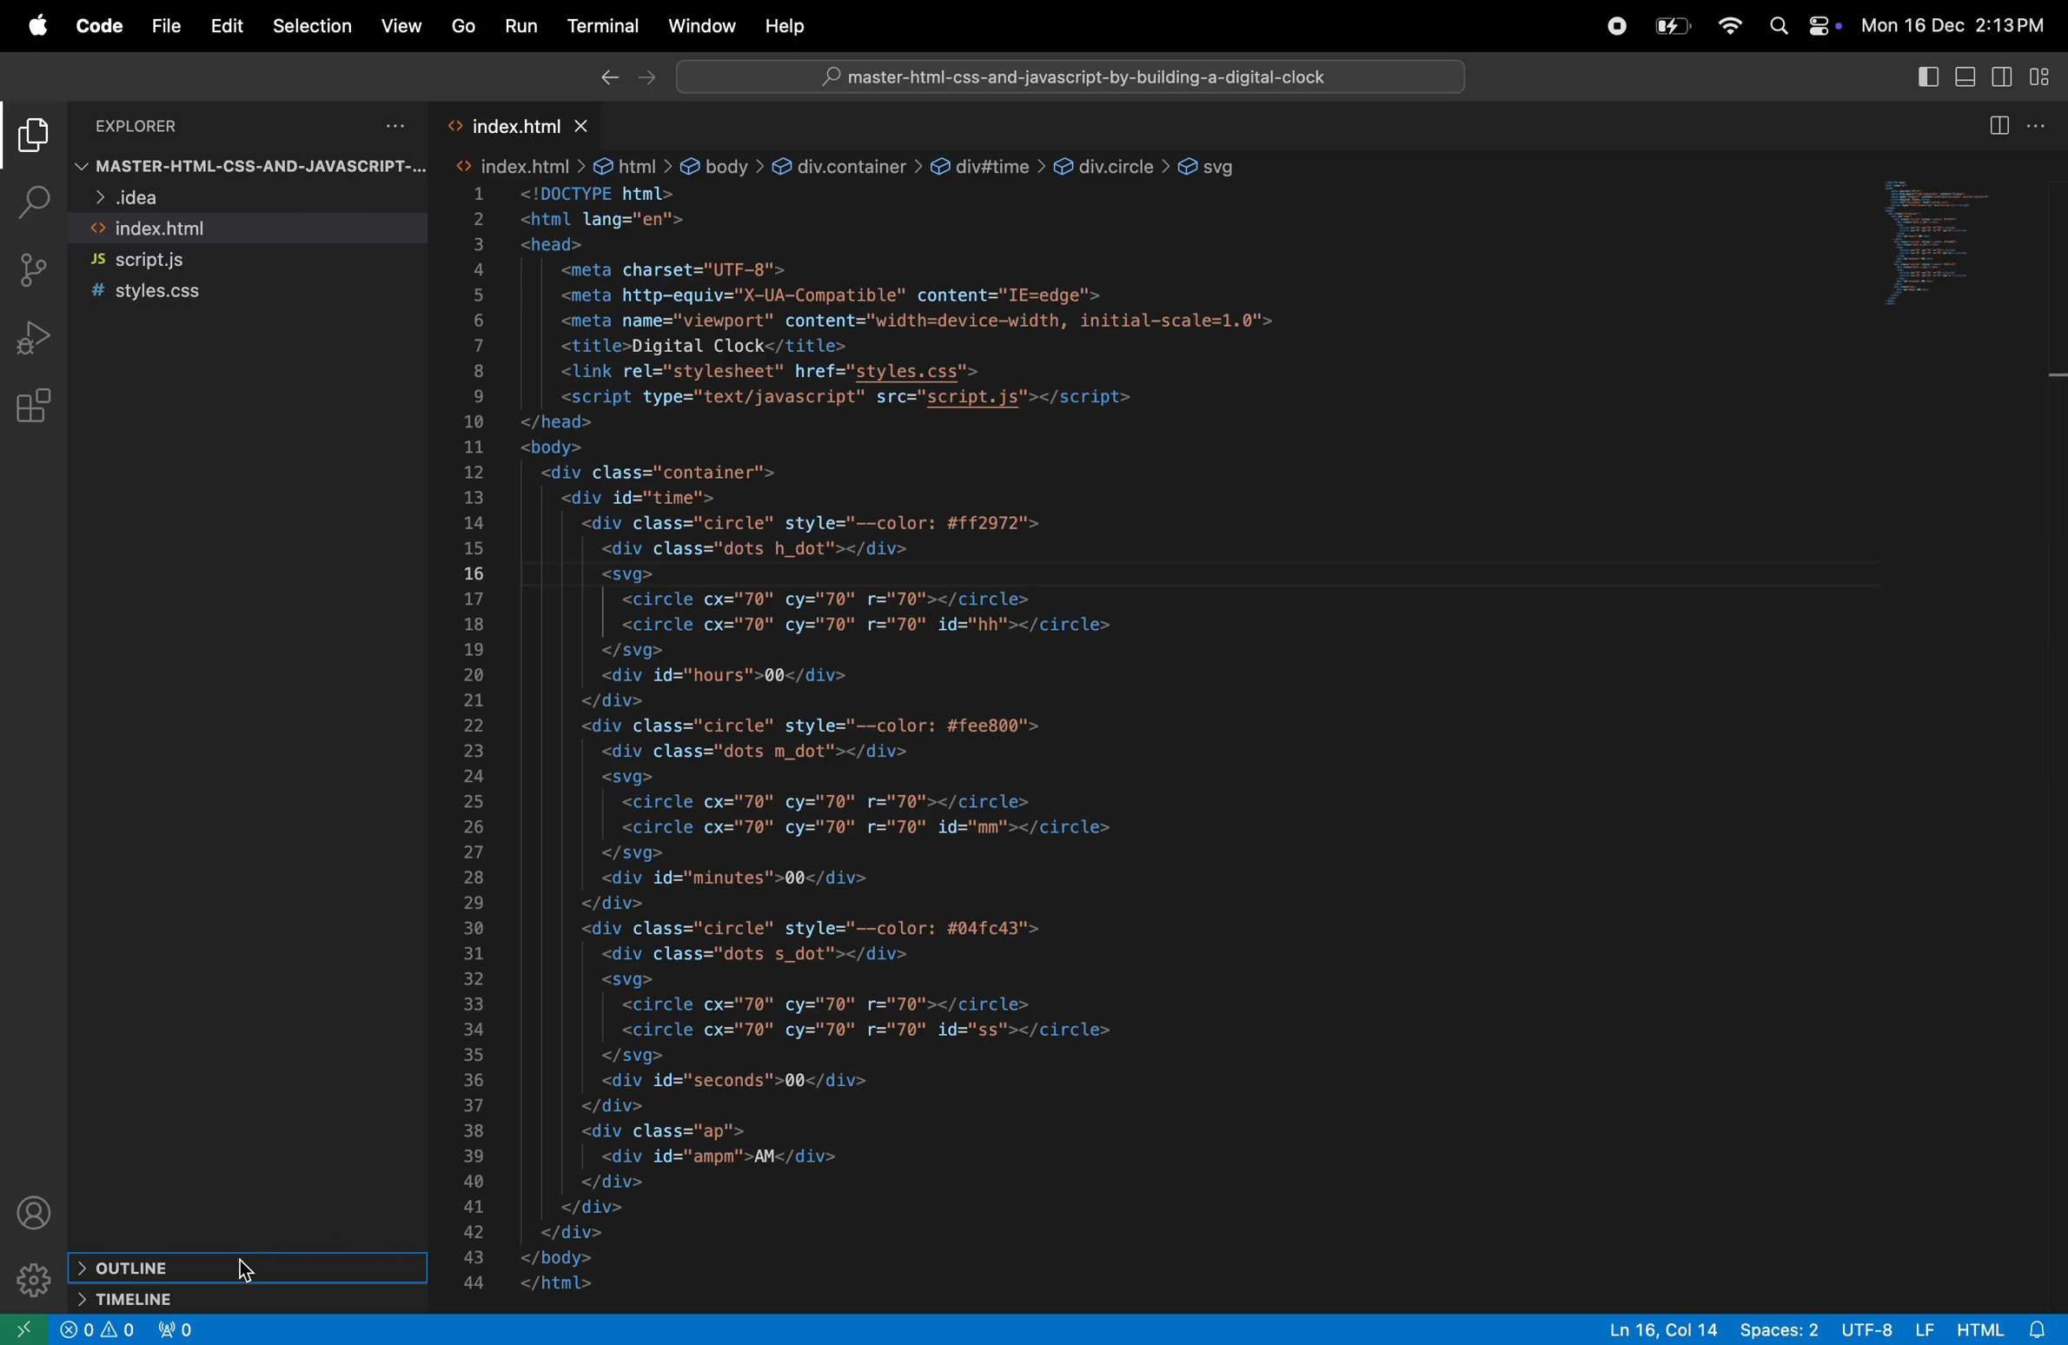  What do you see at coordinates (28, 24) in the screenshot?
I see `Apple menu` at bounding box center [28, 24].